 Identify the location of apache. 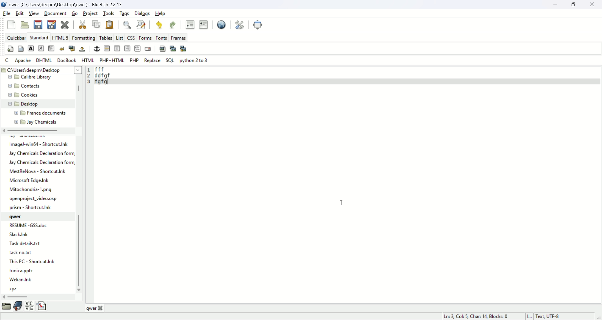
(24, 61).